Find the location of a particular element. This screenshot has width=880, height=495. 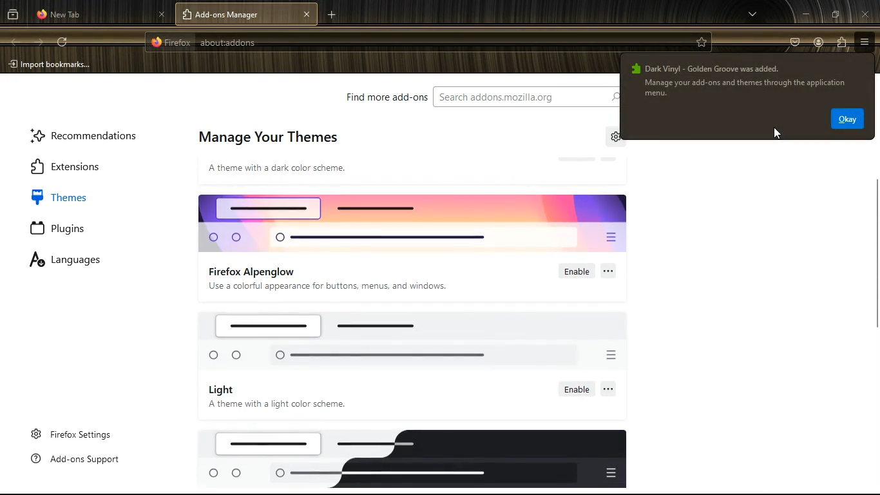

Theme is located at coordinates (414, 221).